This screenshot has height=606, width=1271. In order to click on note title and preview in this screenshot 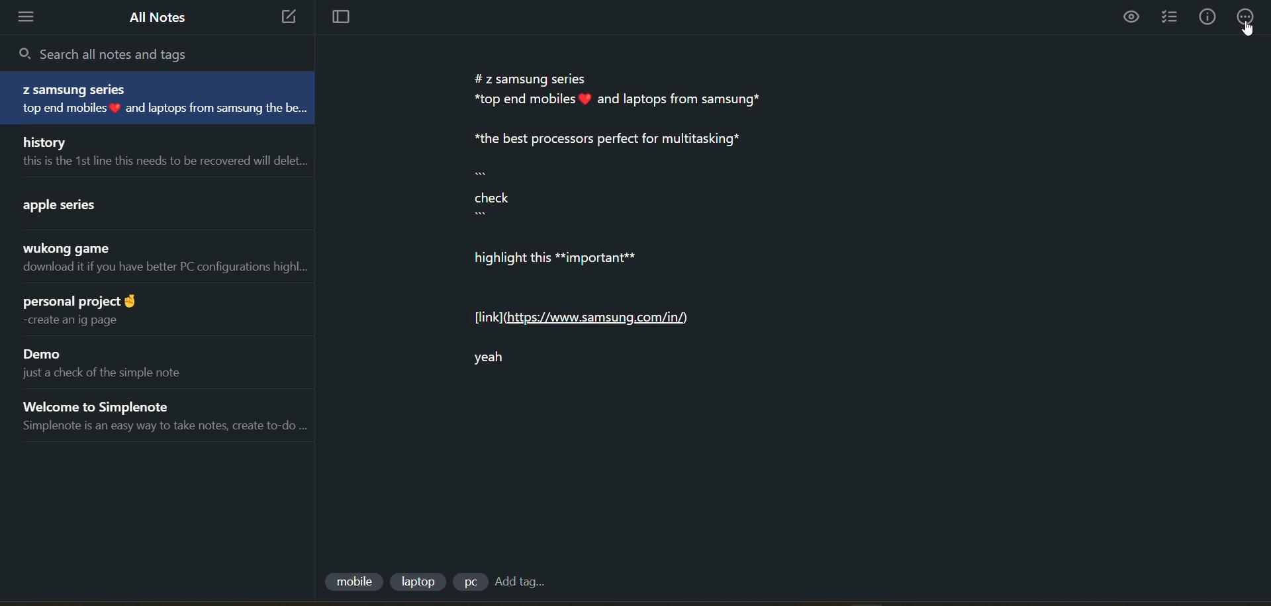, I will do `click(159, 310)`.